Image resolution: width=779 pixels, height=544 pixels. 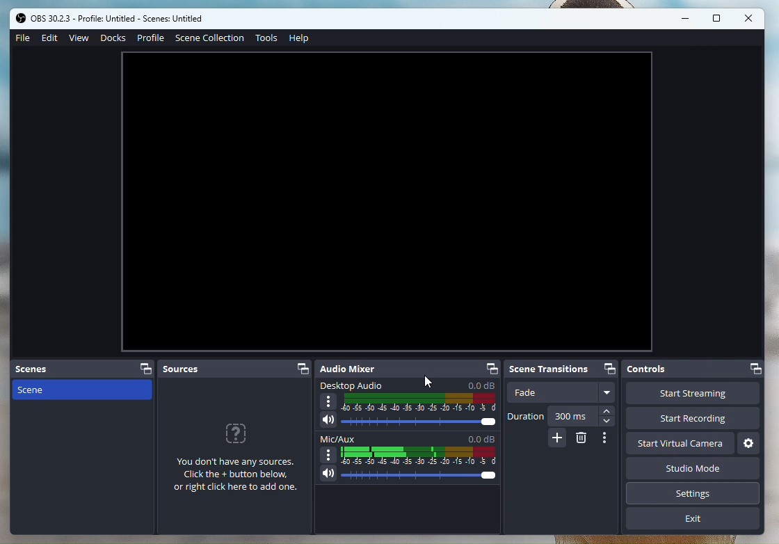 I want to click on Exit, so click(x=693, y=518).